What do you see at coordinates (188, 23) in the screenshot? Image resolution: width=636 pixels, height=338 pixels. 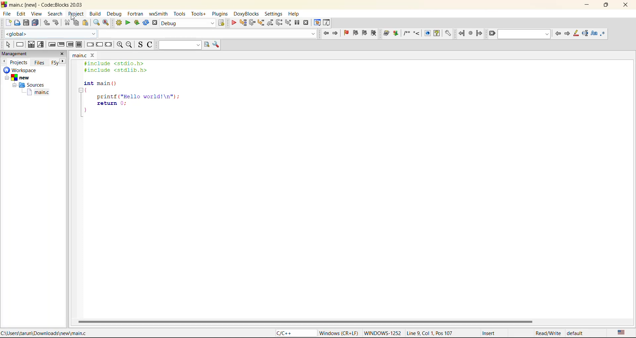 I see `build target` at bounding box center [188, 23].